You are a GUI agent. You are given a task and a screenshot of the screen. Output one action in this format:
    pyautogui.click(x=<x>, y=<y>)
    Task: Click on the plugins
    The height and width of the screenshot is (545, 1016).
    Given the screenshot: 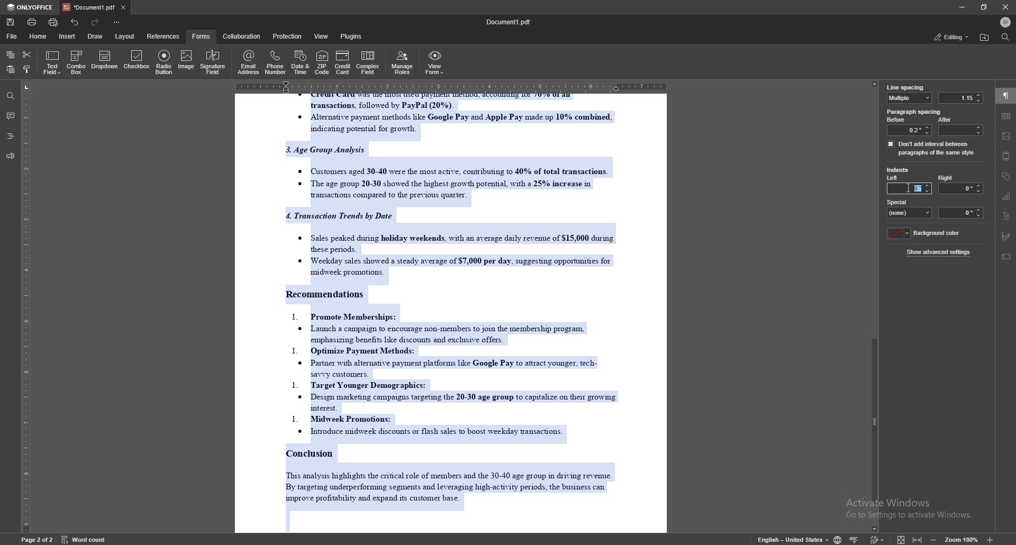 What is the action you would take?
    pyautogui.click(x=352, y=36)
    